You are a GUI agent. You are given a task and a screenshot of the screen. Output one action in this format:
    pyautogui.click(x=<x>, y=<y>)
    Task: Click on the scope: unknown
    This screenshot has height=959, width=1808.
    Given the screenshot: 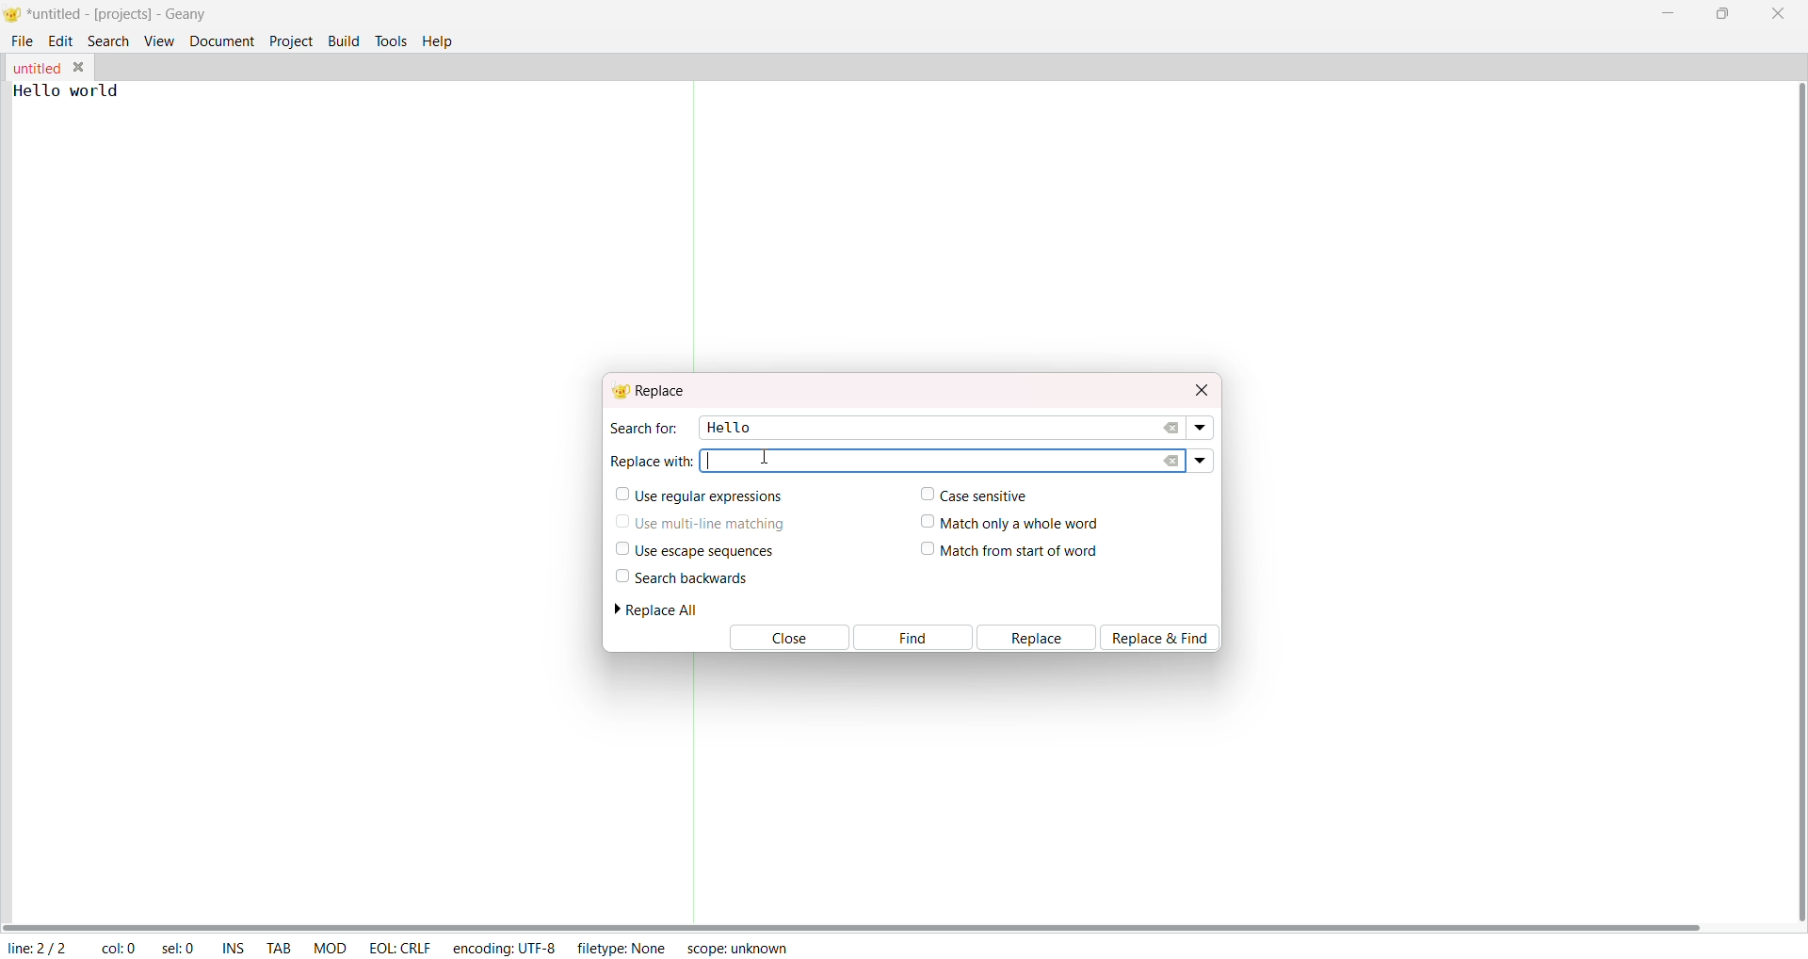 What is the action you would take?
    pyautogui.click(x=739, y=947)
    